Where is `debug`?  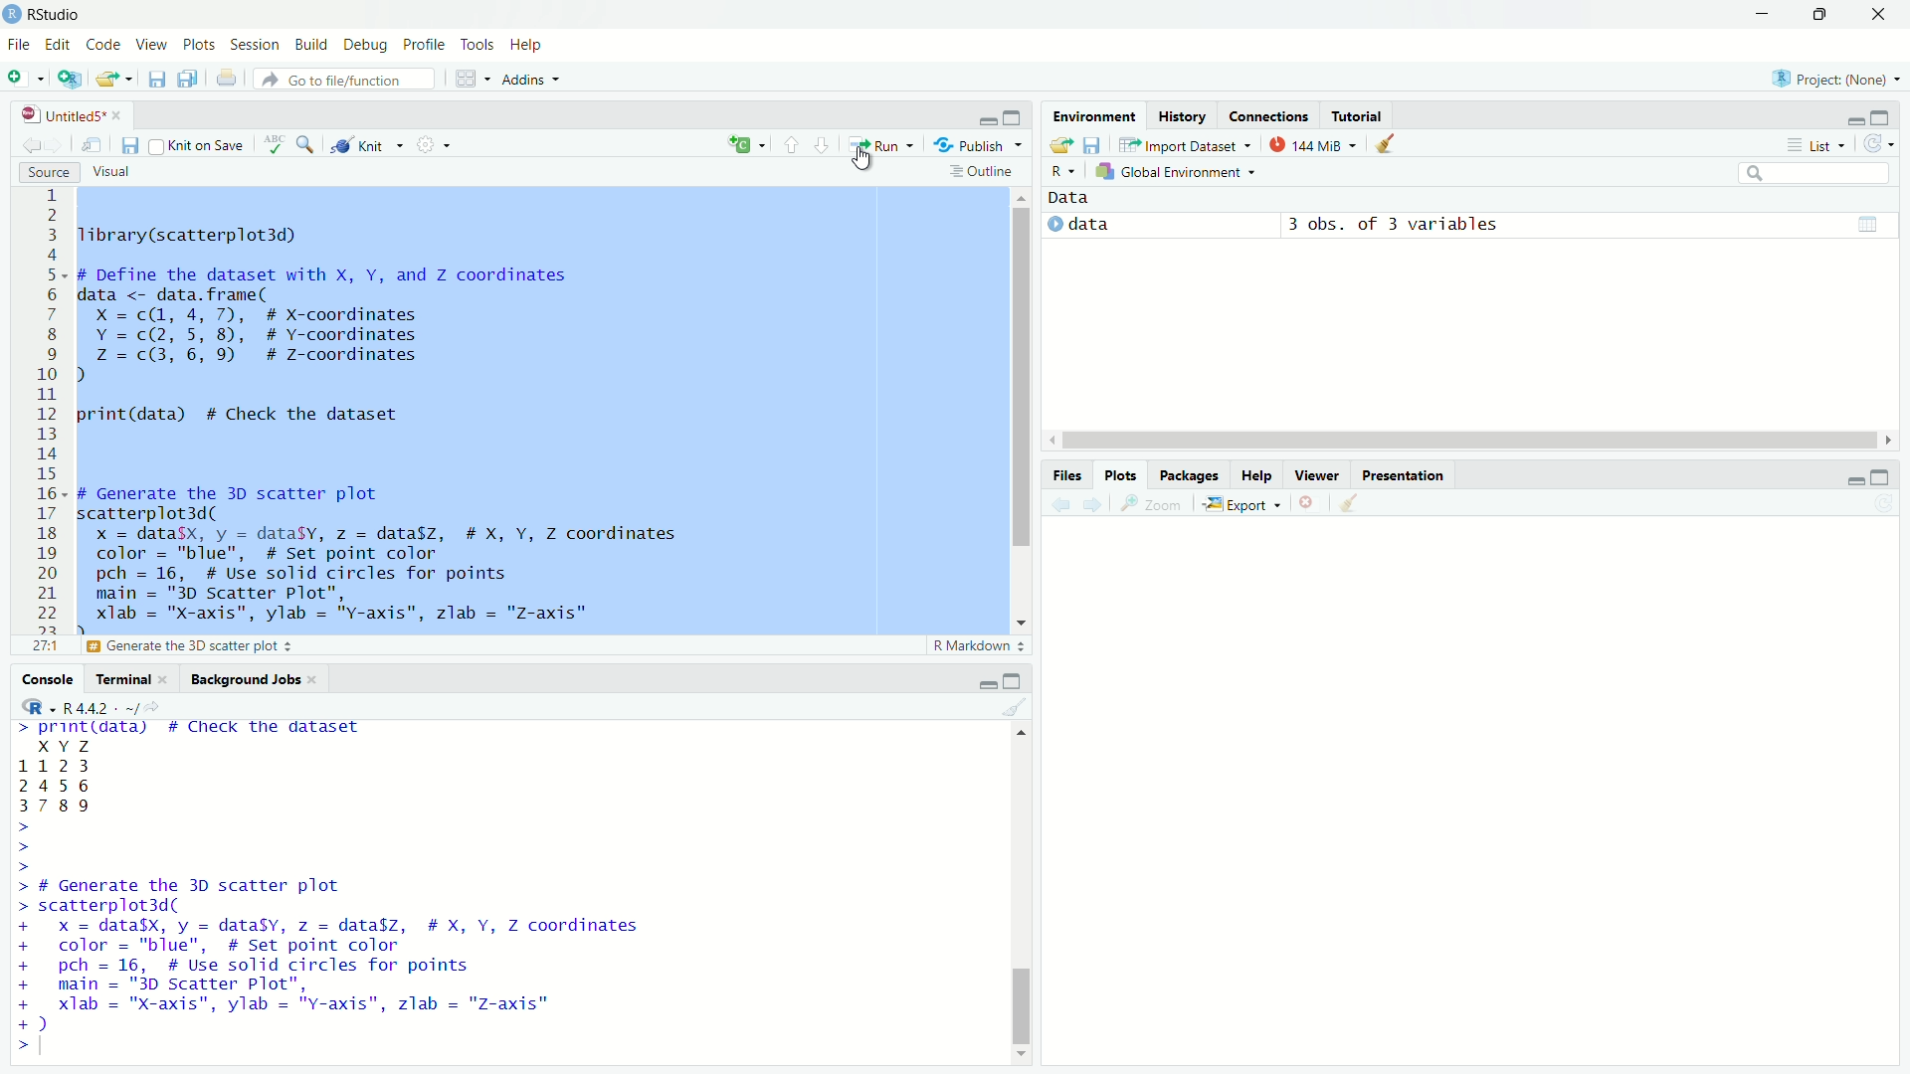
debug is located at coordinates (367, 46).